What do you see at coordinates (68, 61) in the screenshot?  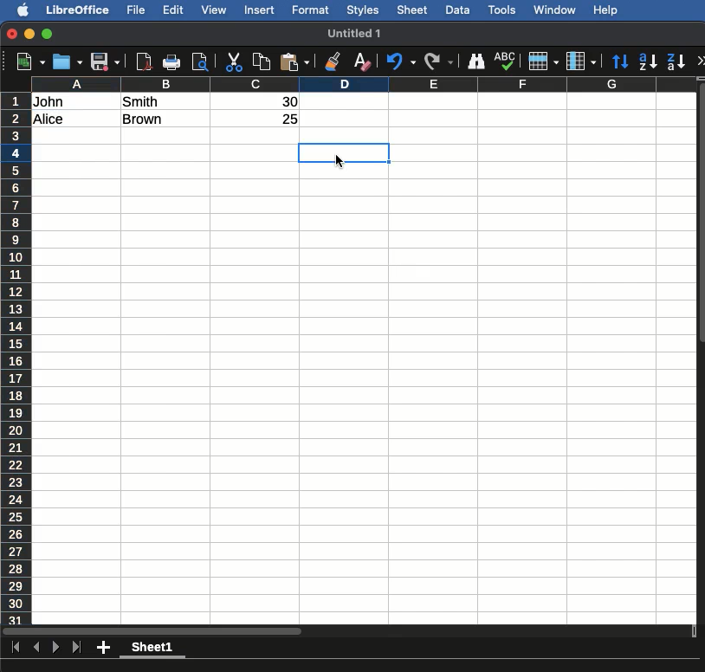 I see `Open` at bounding box center [68, 61].